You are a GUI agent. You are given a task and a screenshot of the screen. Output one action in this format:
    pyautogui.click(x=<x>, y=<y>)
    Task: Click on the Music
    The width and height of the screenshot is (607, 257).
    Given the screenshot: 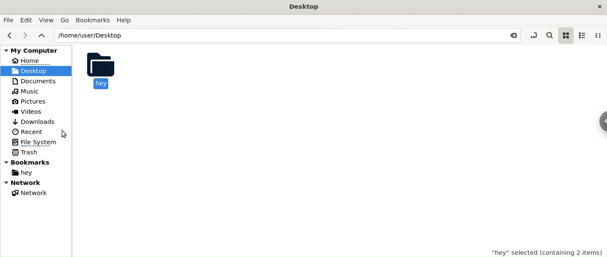 What is the action you would take?
    pyautogui.click(x=27, y=91)
    